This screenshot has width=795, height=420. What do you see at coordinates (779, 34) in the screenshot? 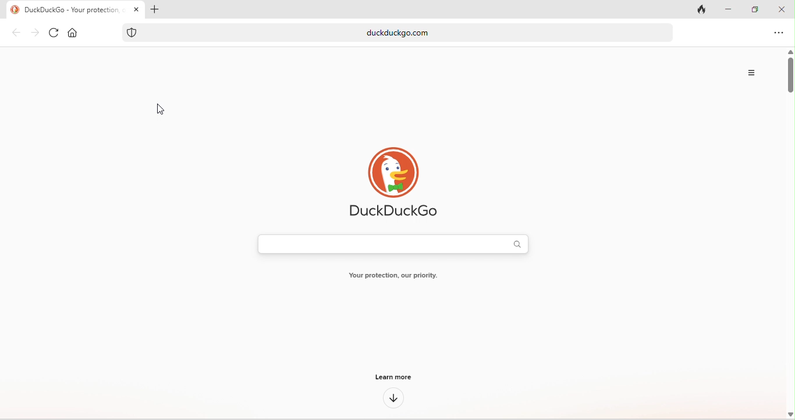
I see `option` at bounding box center [779, 34].